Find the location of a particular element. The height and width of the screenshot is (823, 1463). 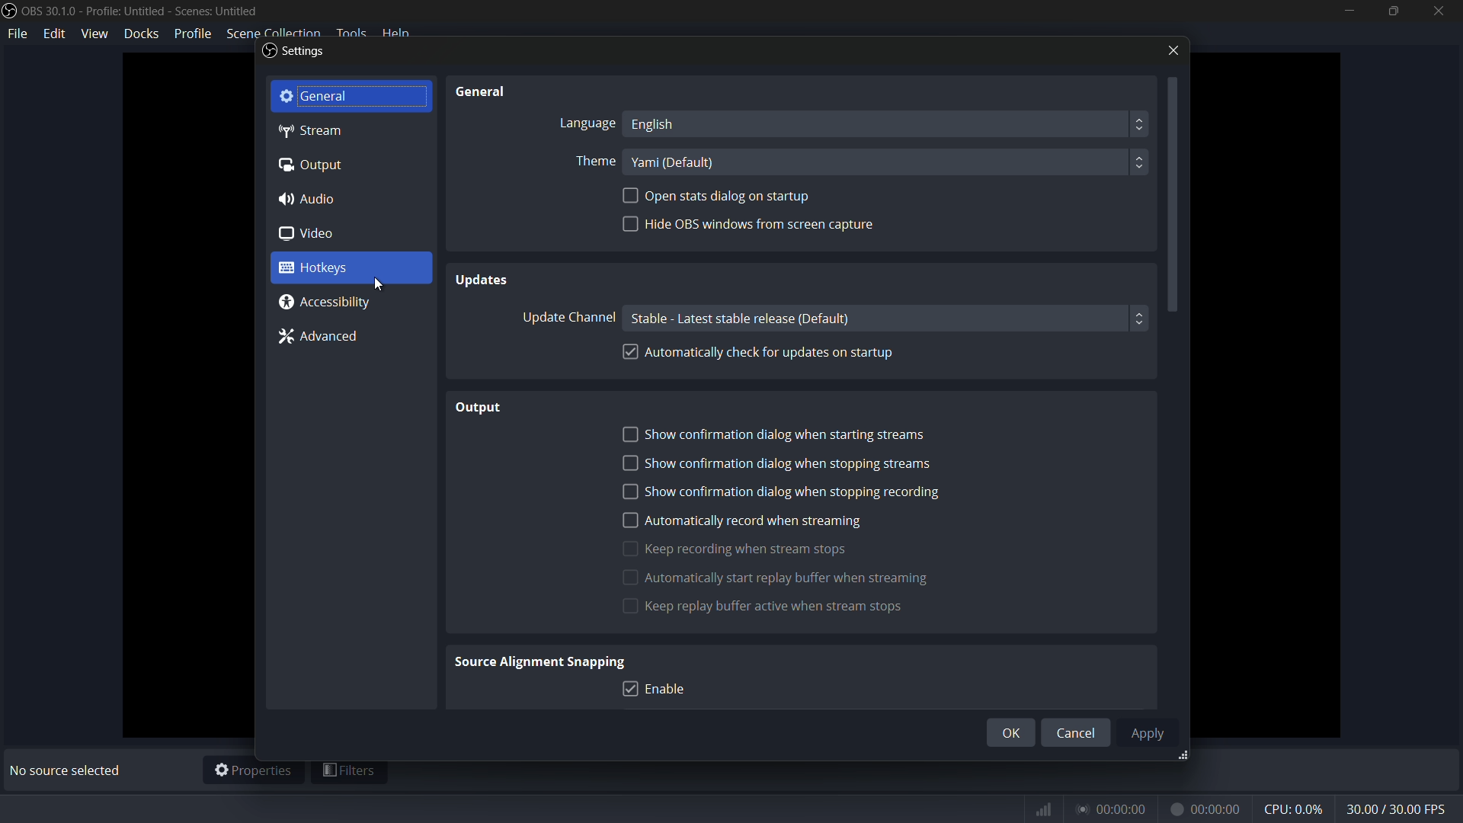

show confirmation dialog when stopping recording is located at coordinates (779, 492).